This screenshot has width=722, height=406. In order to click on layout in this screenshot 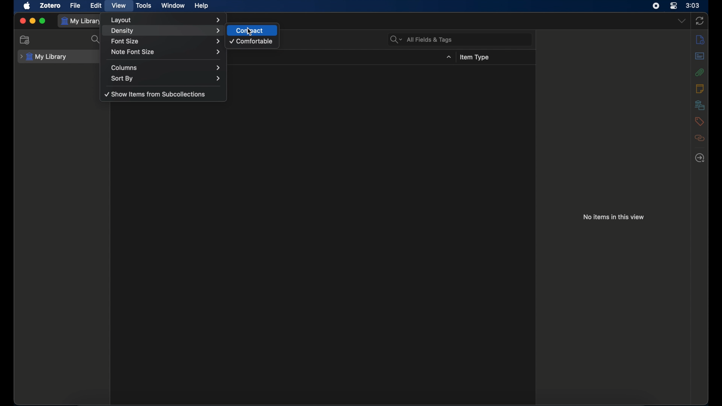, I will do `click(166, 20)`.